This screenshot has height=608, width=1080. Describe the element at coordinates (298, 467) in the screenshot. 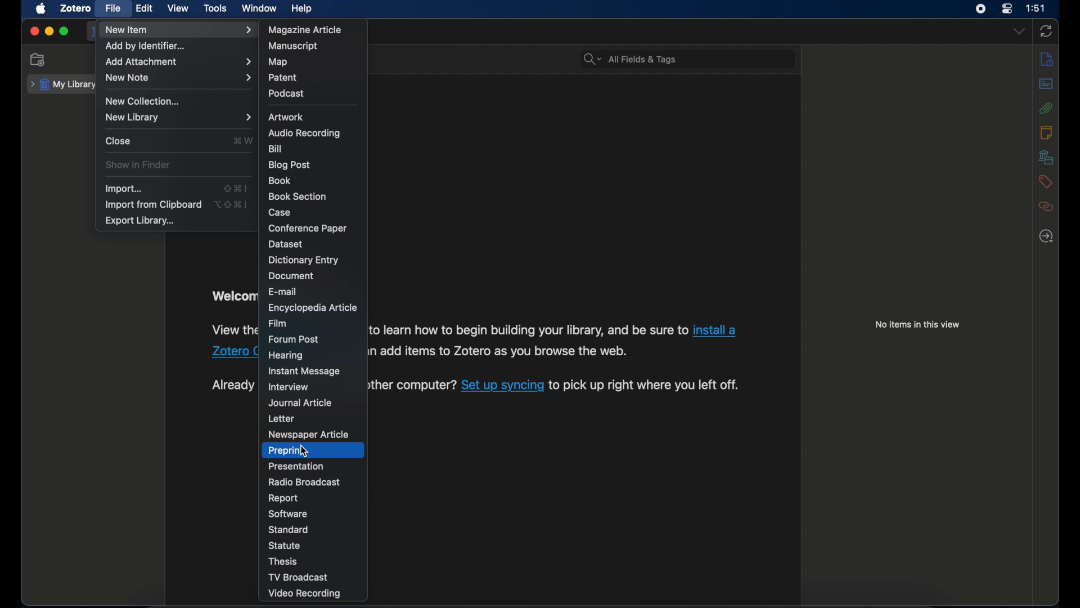

I see `presentation` at that location.